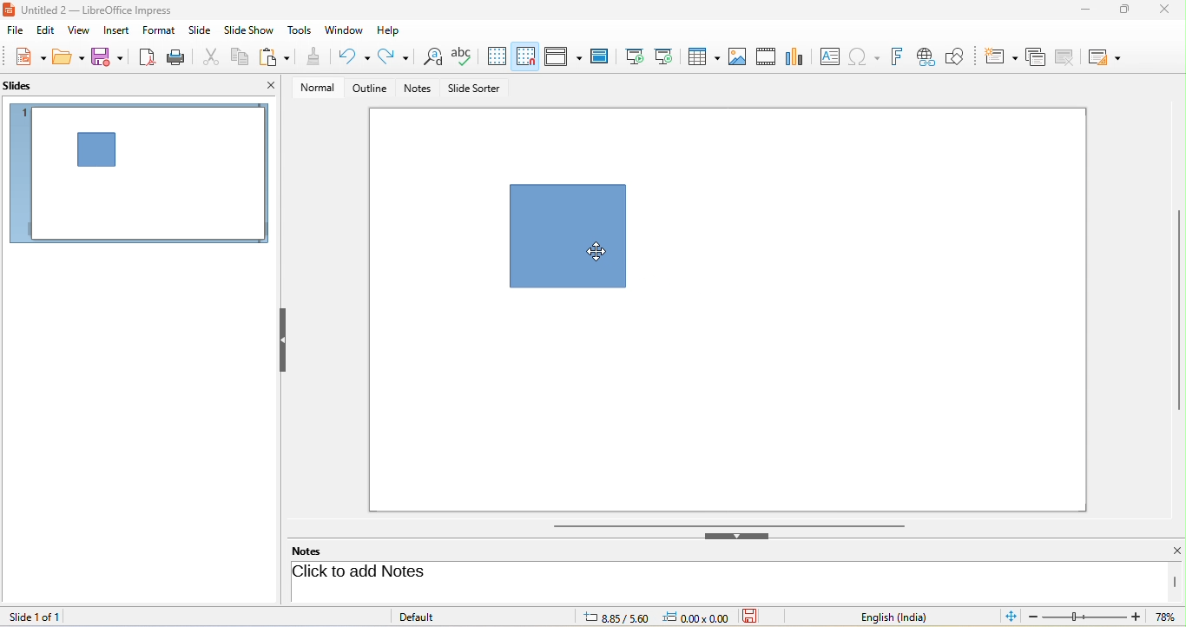 The image size is (1186, 627). Describe the element at coordinates (44, 31) in the screenshot. I see `edit` at that location.